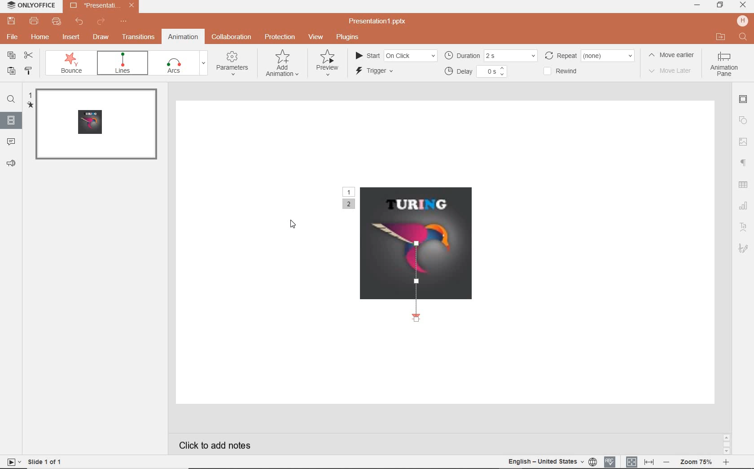 The height and width of the screenshot is (469, 754). I want to click on collaboration, so click(232, 38).